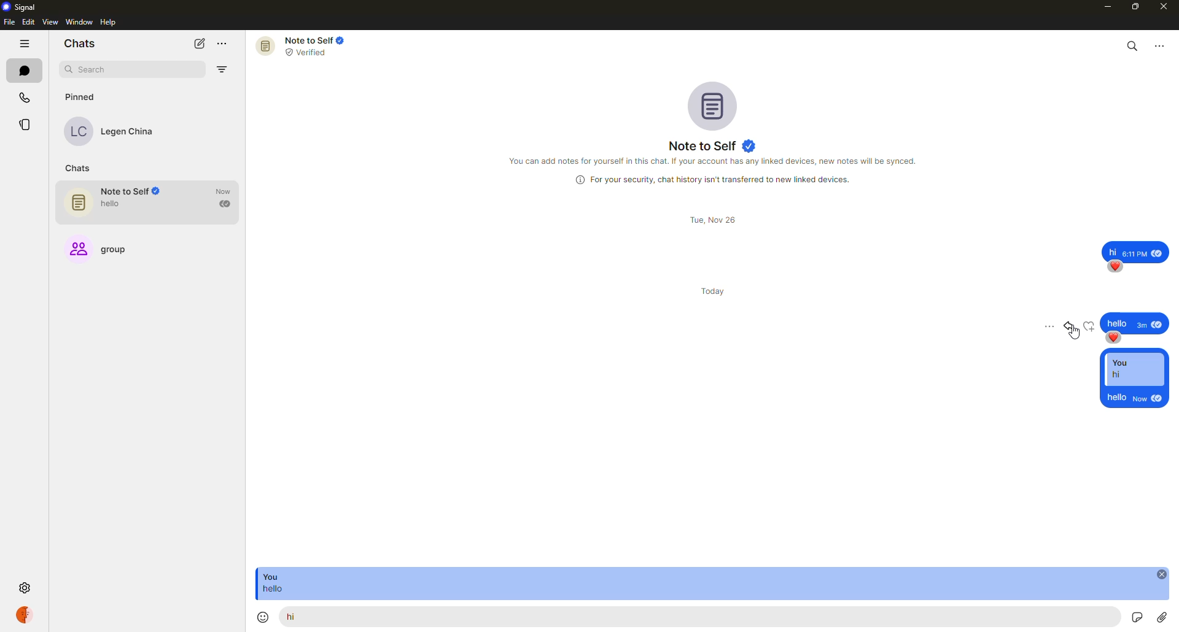 Image resolution: width=1179 pixels, height=632 pixels. What do you see at coordinates (10, 22) in the screenshot?
I see `file` at bounding box center [10, 22].